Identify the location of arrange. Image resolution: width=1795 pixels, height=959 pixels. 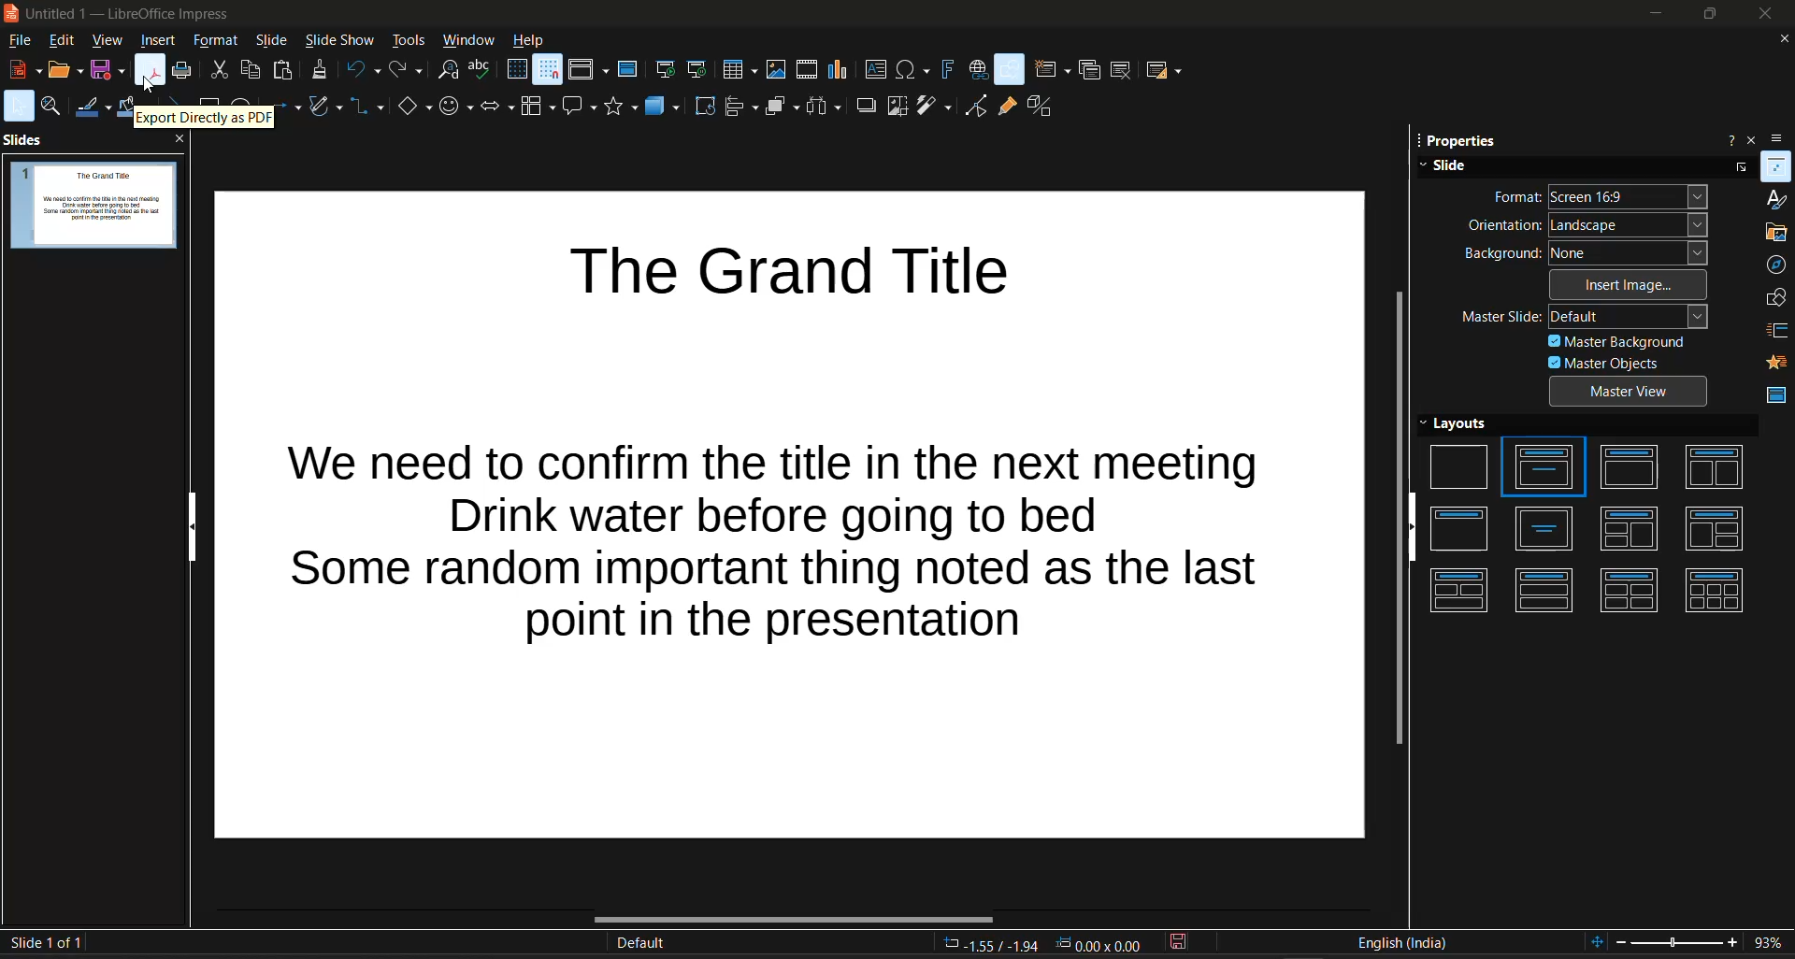
(783, 106).